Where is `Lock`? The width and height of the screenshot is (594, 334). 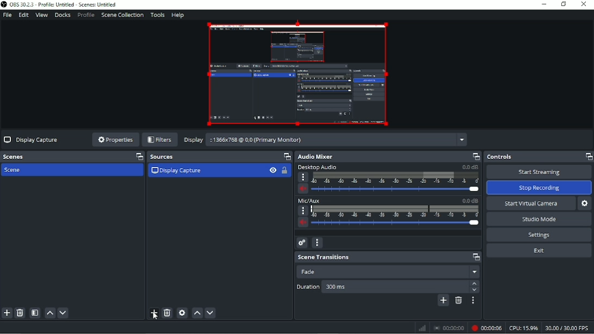 Lock is located at coordinates (284, 170).